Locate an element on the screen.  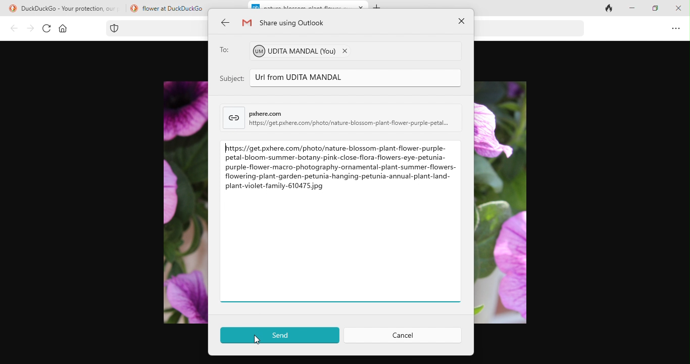
 pherecomhitpsi/get pxhere.com/photo/nature-blossom-plant-flower-purple-petal.. is located at coordinates (356, 119).